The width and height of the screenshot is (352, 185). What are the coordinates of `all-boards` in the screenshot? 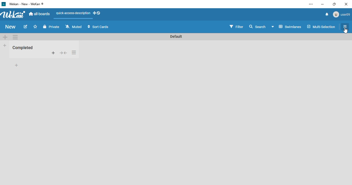 It's located at (40, 14).